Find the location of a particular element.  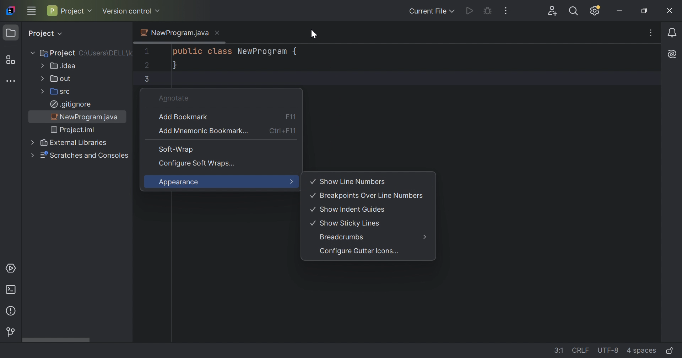

1 is located at coordinates (147, 50).